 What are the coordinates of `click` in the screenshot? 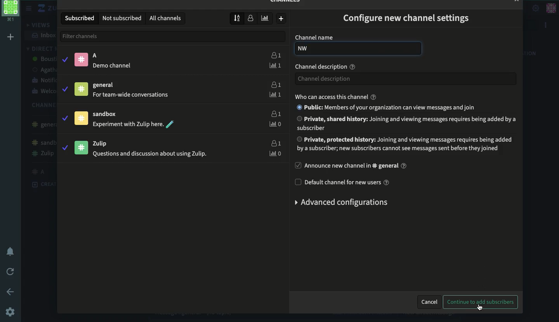 It's located at (480, 307).